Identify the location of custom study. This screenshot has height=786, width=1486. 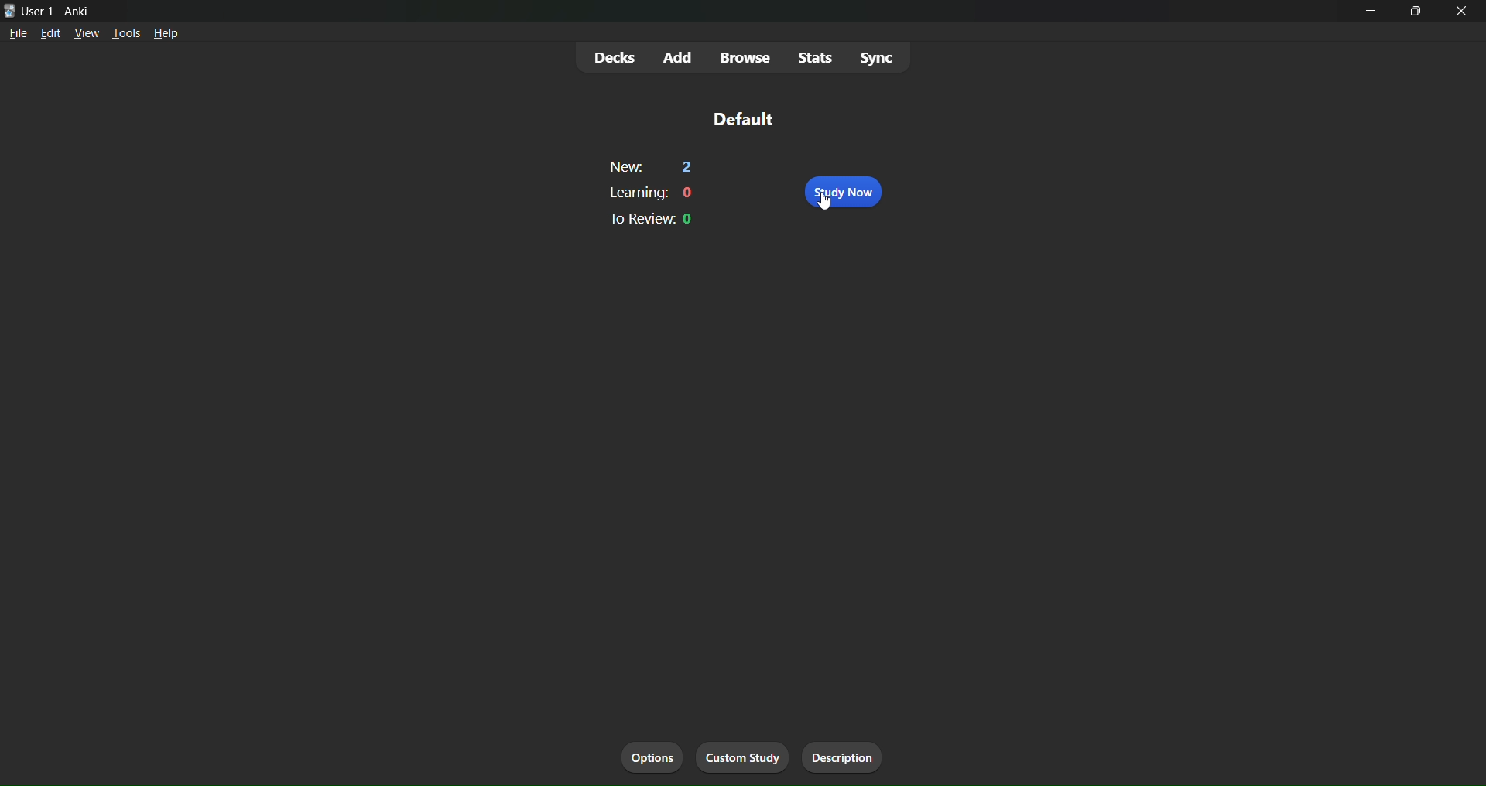
(742, 754).